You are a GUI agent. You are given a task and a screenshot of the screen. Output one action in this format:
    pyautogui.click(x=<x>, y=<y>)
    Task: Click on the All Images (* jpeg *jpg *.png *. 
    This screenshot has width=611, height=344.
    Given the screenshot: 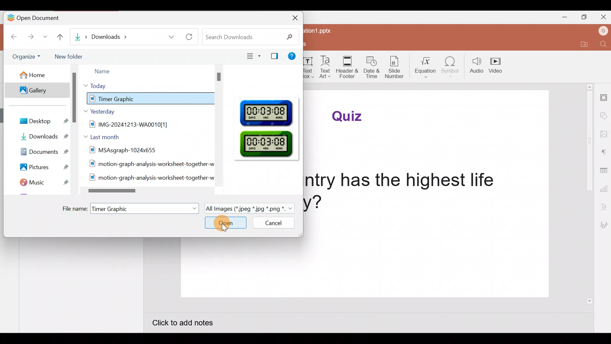 What is the action you would take?
    pyautogui.click(x=249, y=207)
    